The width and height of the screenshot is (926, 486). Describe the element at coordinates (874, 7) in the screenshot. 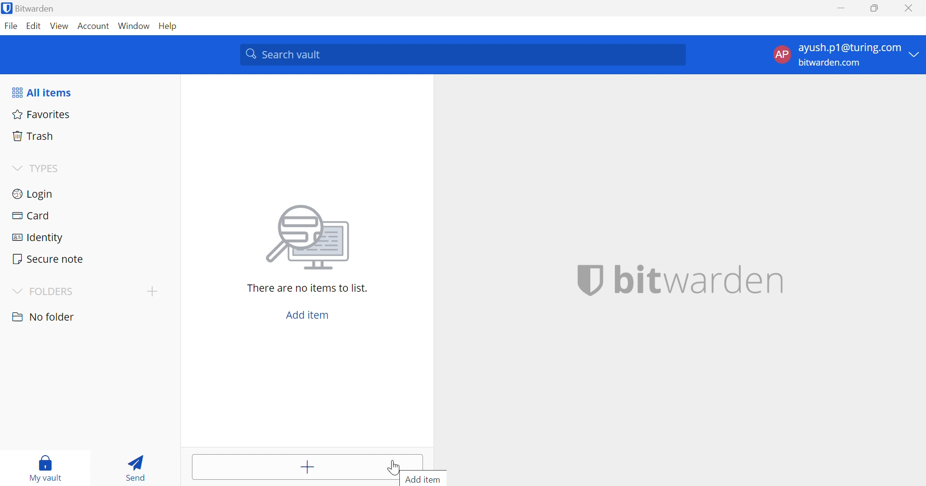

I see `Restore Down` at that location.